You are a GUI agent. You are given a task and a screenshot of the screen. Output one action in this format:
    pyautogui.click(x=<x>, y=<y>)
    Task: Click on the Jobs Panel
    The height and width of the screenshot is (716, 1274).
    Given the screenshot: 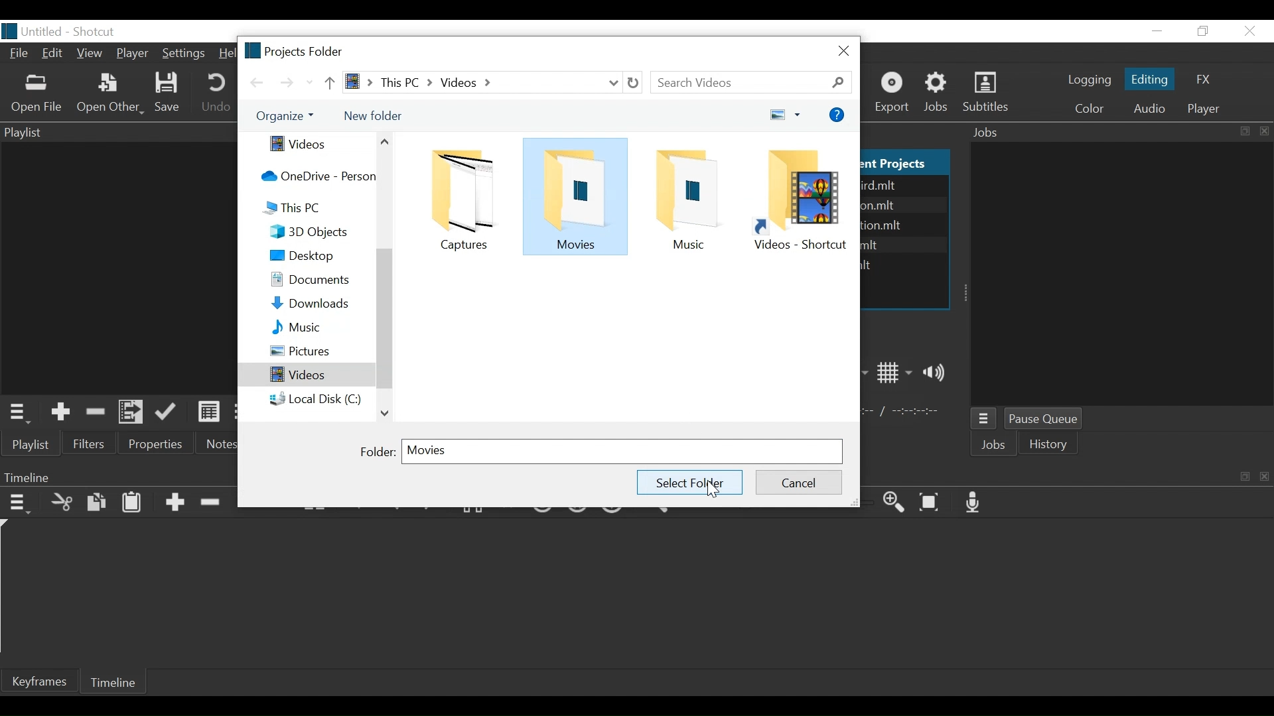 What is the action you would take?
    pyautogui.click(x=1120, y=132)
    